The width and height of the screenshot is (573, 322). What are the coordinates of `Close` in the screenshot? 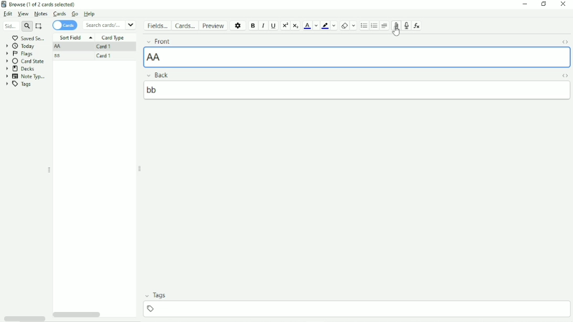 It's located at (564, 5).